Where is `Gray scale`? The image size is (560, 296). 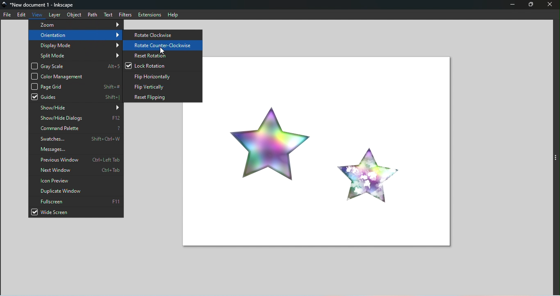 Gray scale is located at coordinates (75, 65).